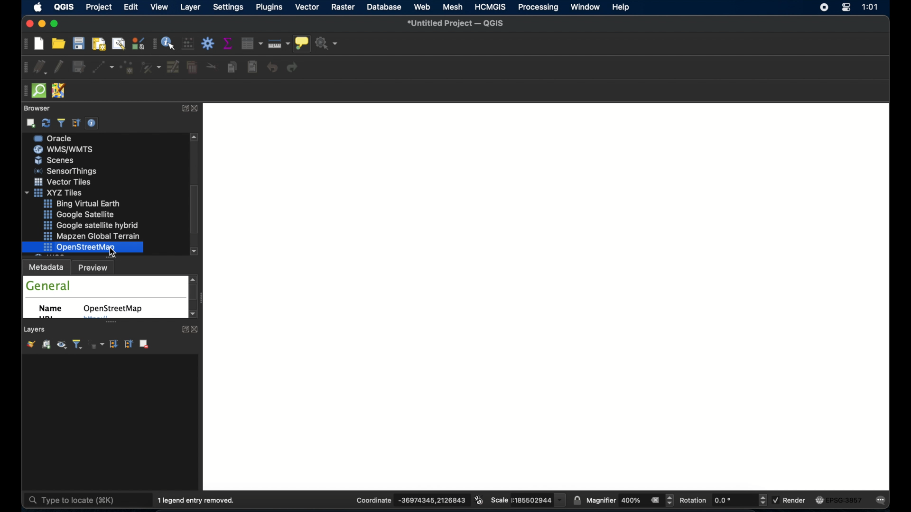 The height and width of the screenshot is (512, 911). I want to click on settings, so click(228, 8).